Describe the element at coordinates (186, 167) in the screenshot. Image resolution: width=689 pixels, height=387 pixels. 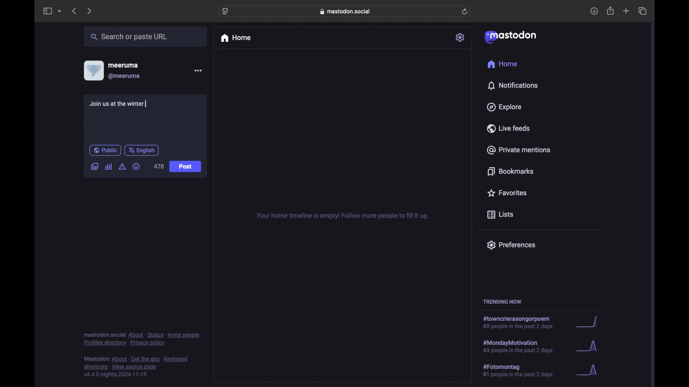
I see `Post` at that location.